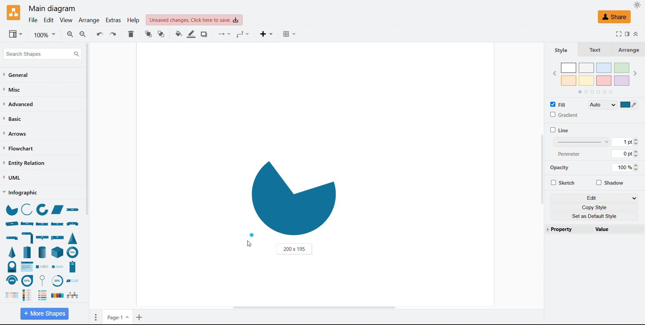  I want to click on ribbon double folded, so click(27, 223).